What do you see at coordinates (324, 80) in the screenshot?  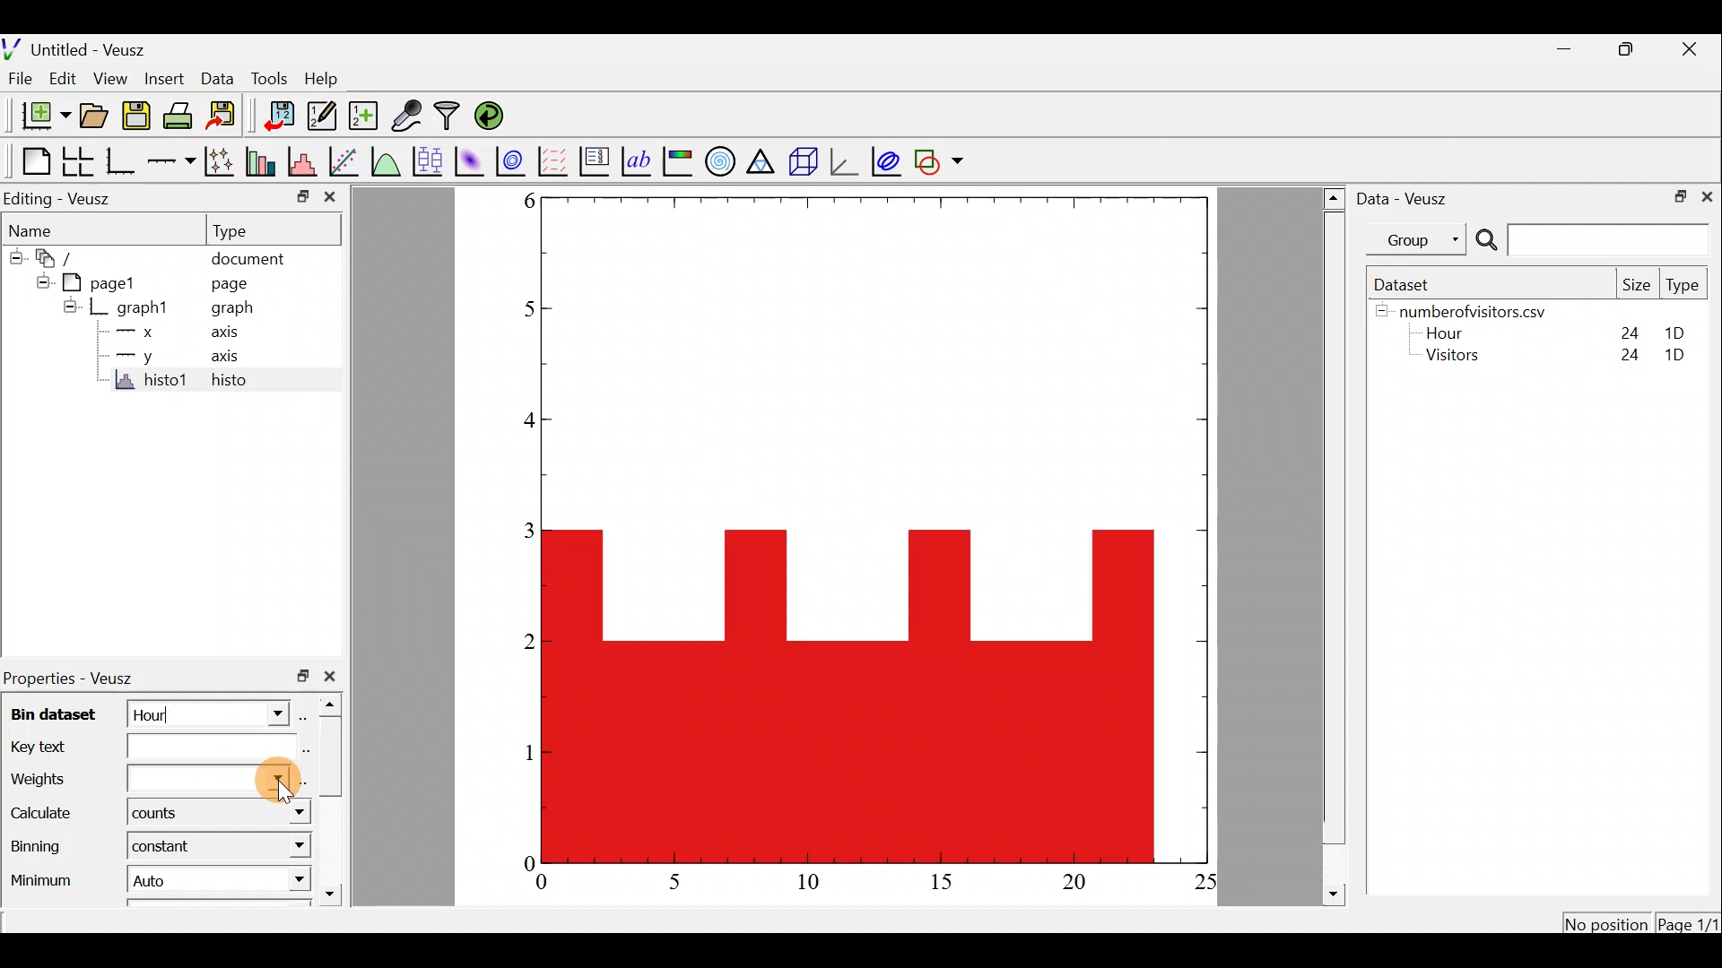 I see `Help` at bounding box center [324, 80].